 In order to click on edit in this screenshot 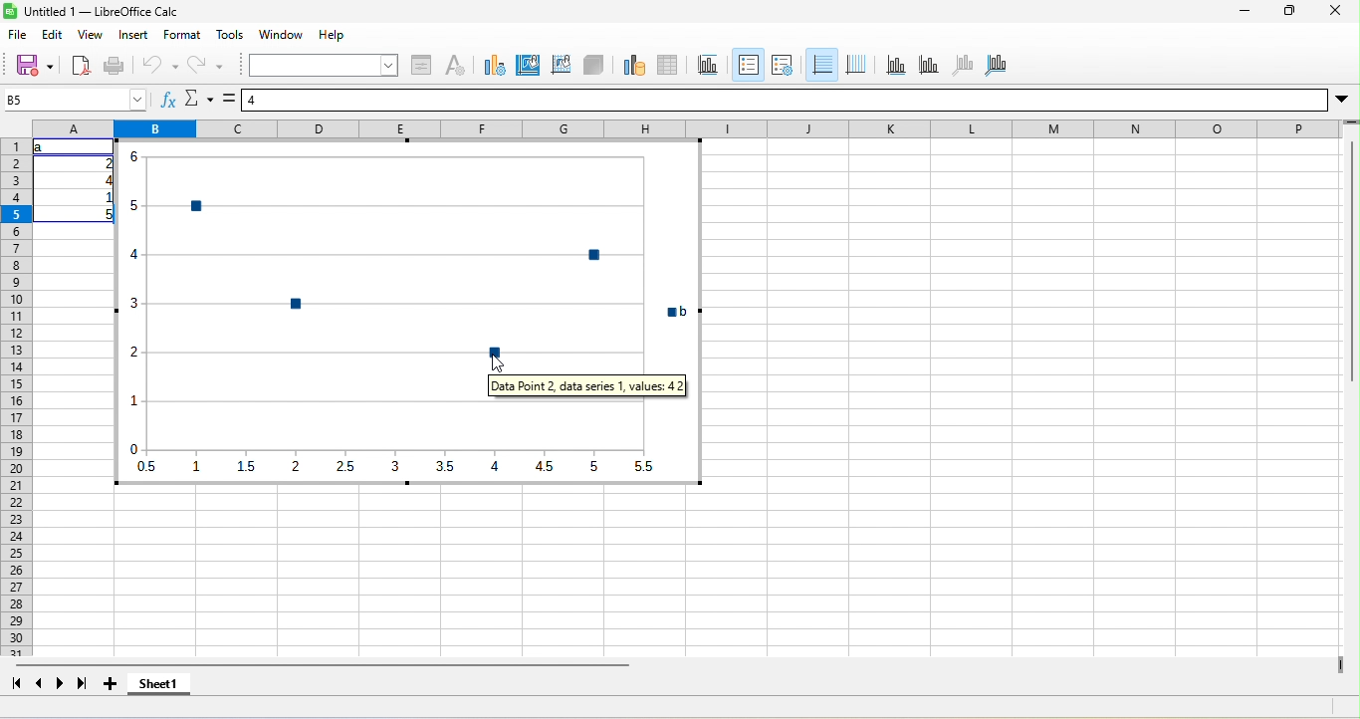, I will do `click(53, 35)`.